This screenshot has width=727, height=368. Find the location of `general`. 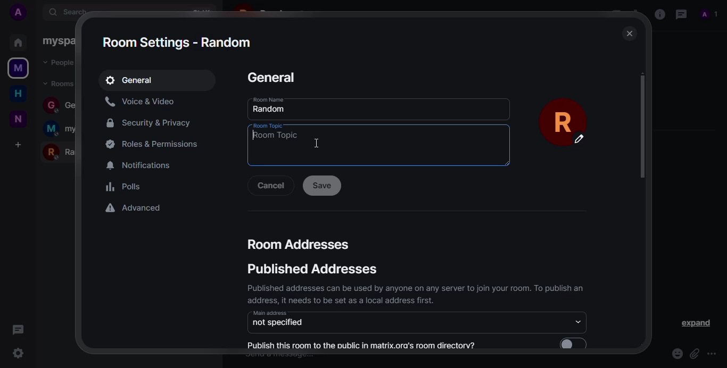

general is located at coordinates (57, 104).